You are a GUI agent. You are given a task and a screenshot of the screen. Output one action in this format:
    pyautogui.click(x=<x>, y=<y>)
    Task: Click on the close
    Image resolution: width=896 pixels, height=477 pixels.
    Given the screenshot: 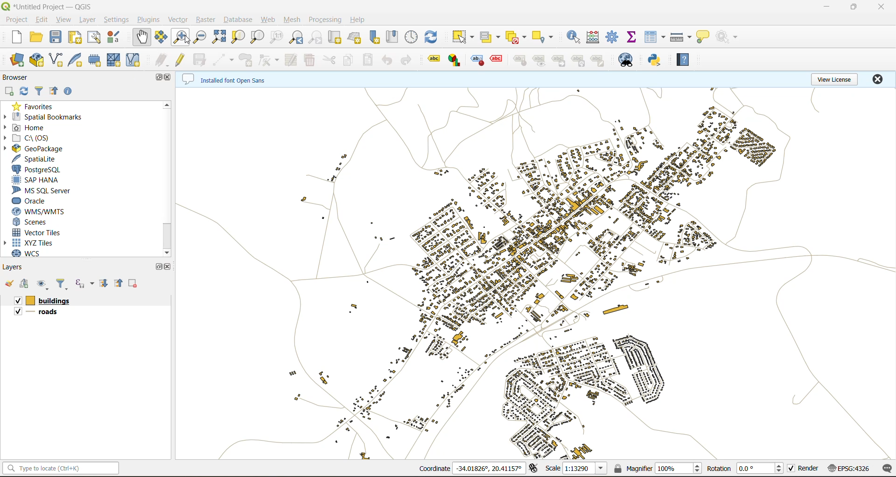 What is the action you would take?
    pyautogui.click(x=881, y=80)
    